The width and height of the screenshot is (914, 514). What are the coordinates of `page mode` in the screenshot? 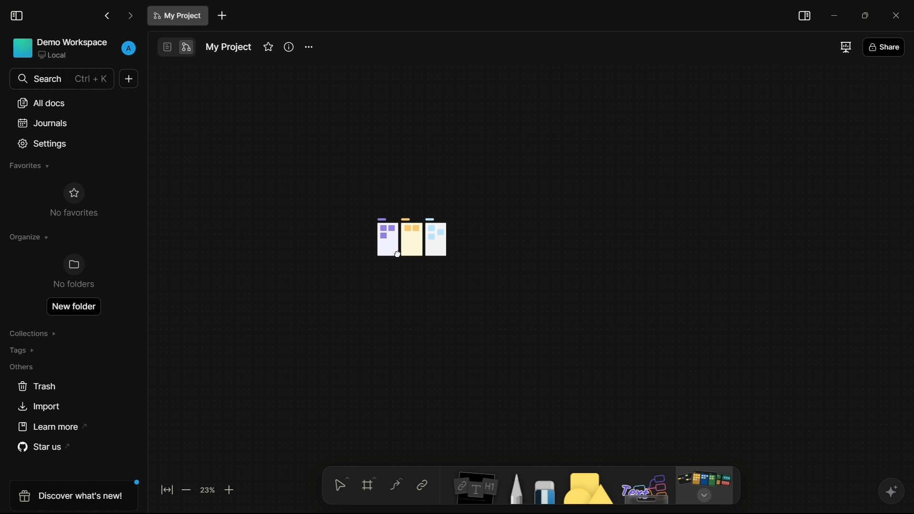 It's located at (166, 47).